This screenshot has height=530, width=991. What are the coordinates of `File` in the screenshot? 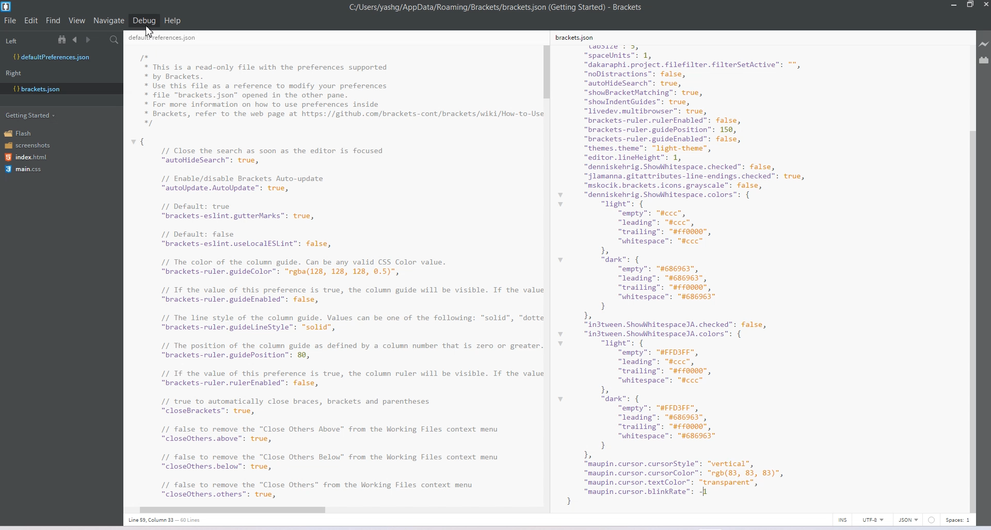 It's located at (10, 20).